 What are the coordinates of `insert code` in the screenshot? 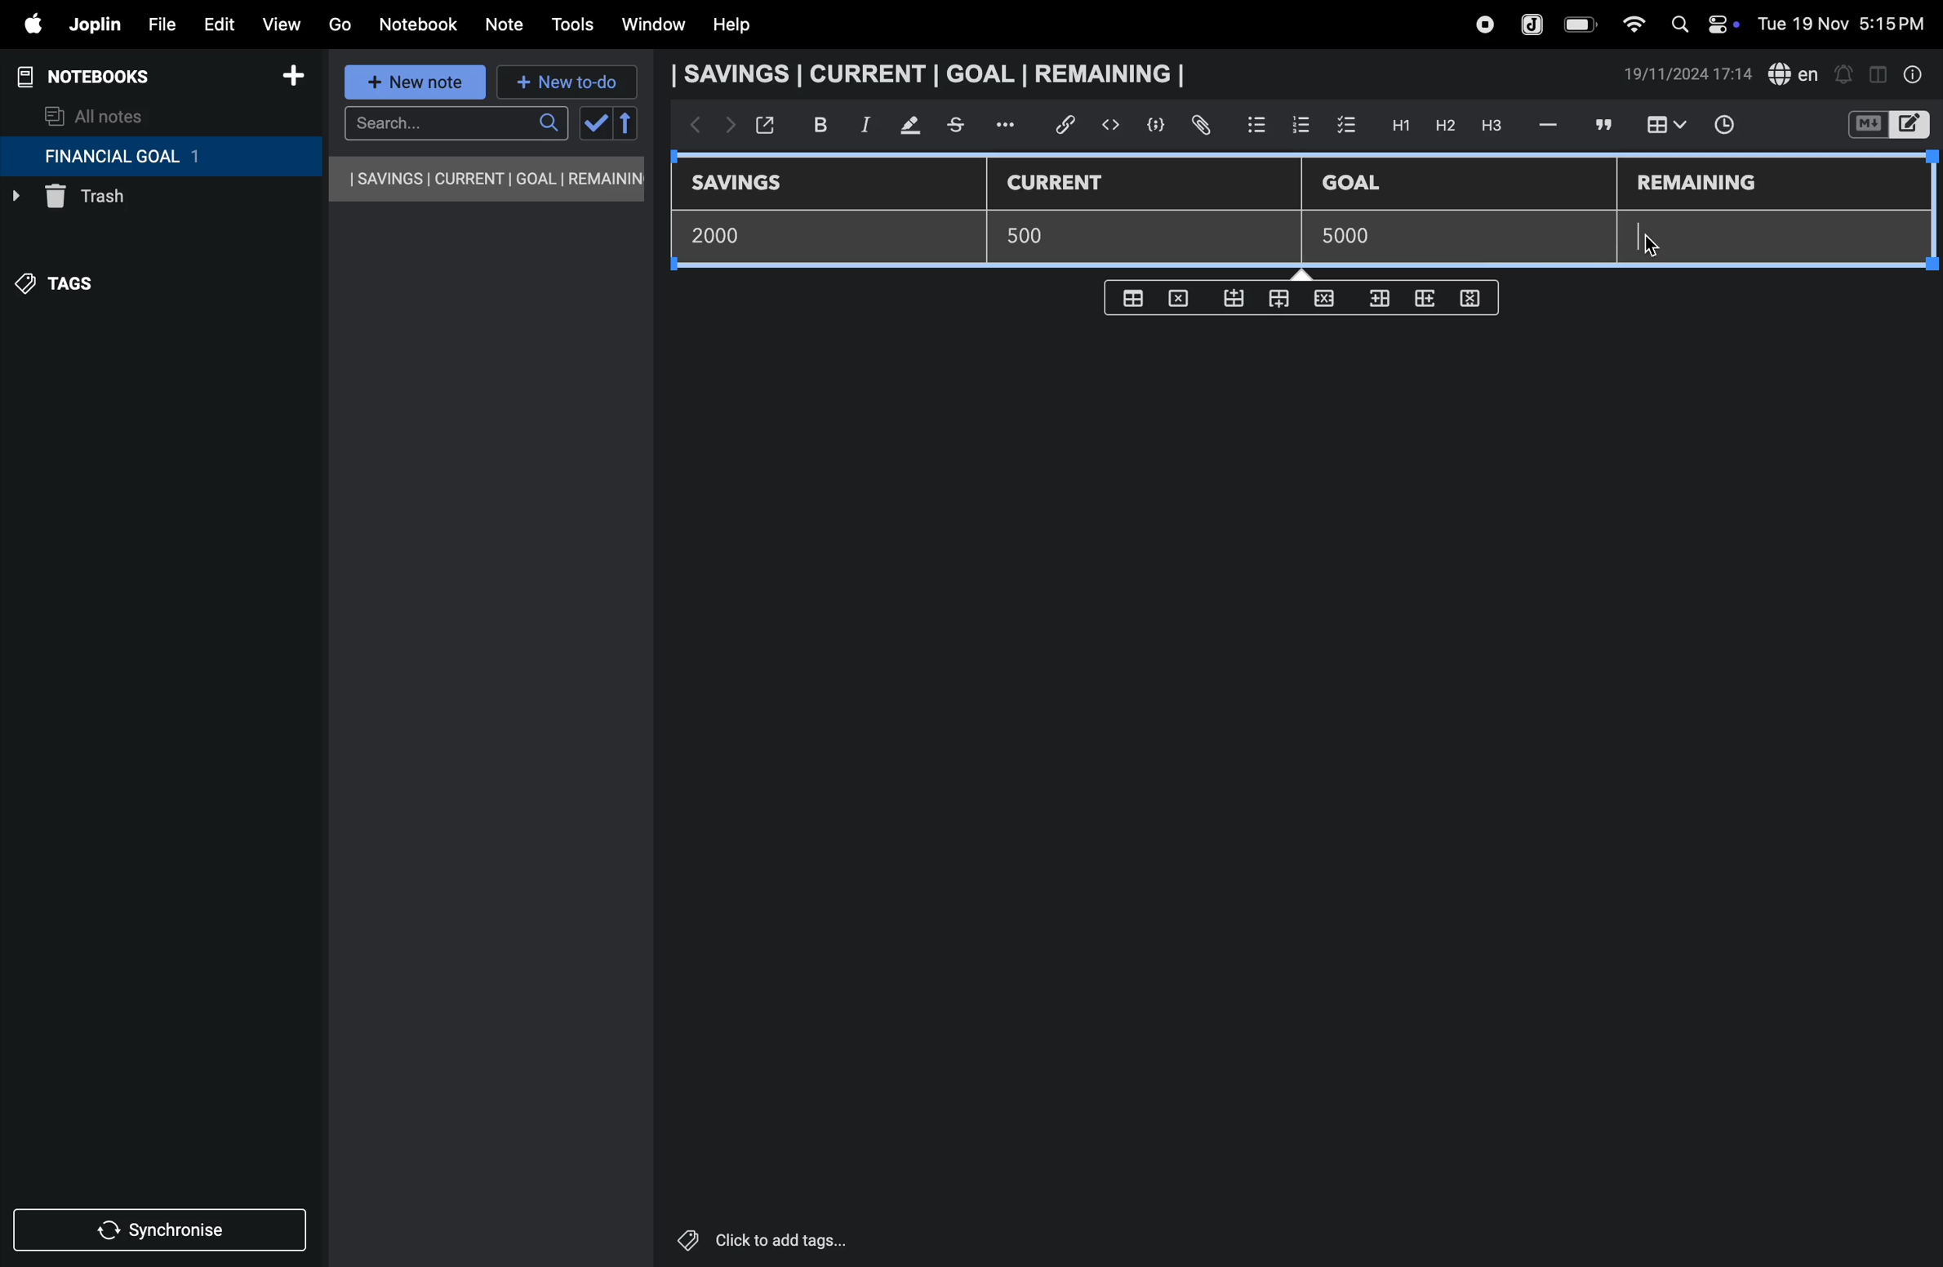 It's located at (1112, 125).